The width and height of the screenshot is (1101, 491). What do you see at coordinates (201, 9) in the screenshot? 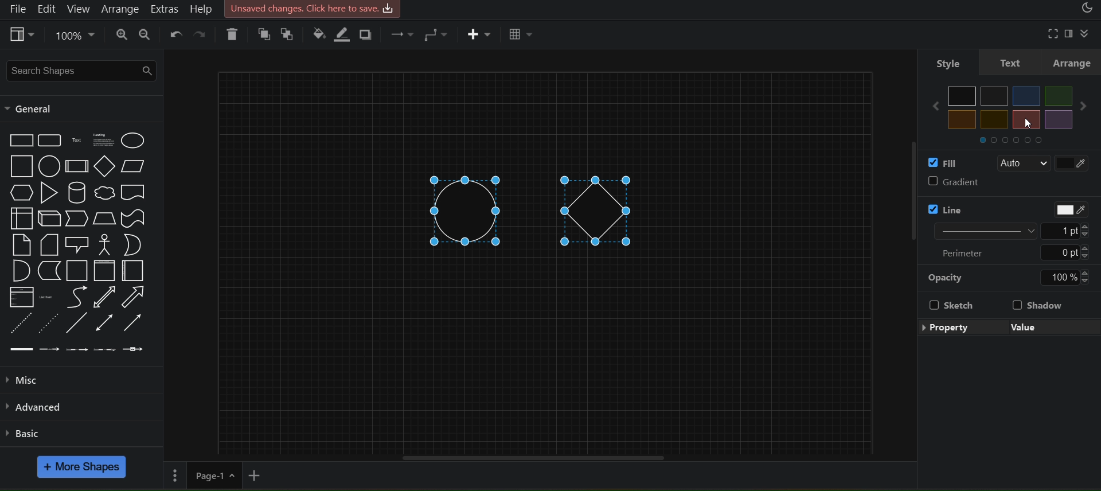
I see `help` at bounding box center [201, 9].